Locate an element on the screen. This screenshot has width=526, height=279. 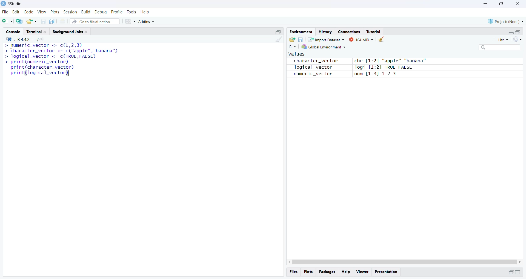
workspace panes is located at coordinates (130, 21).